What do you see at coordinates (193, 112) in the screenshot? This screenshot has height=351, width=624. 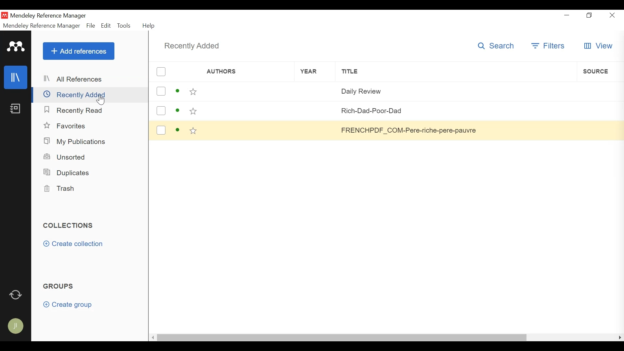 I see `(un)select Favorite` at bounding box center [193, 112].